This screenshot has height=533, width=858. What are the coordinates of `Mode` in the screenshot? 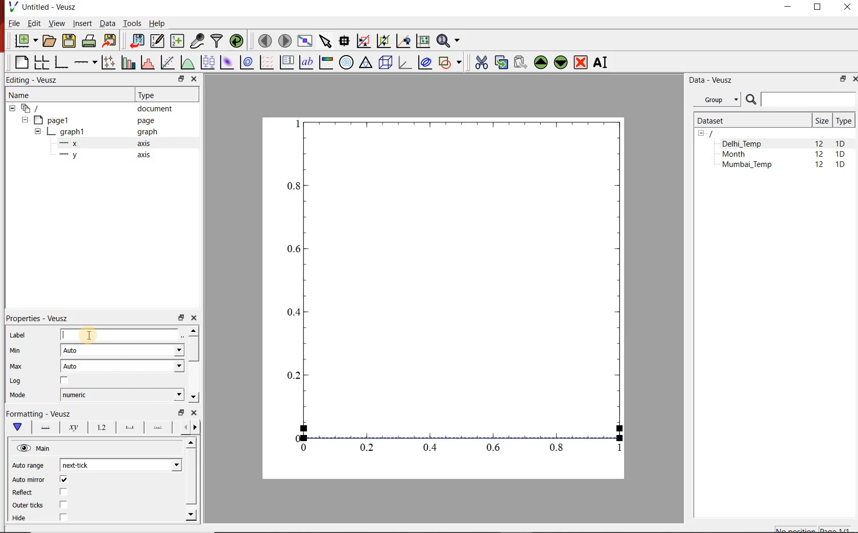 It's located at (17, 396).